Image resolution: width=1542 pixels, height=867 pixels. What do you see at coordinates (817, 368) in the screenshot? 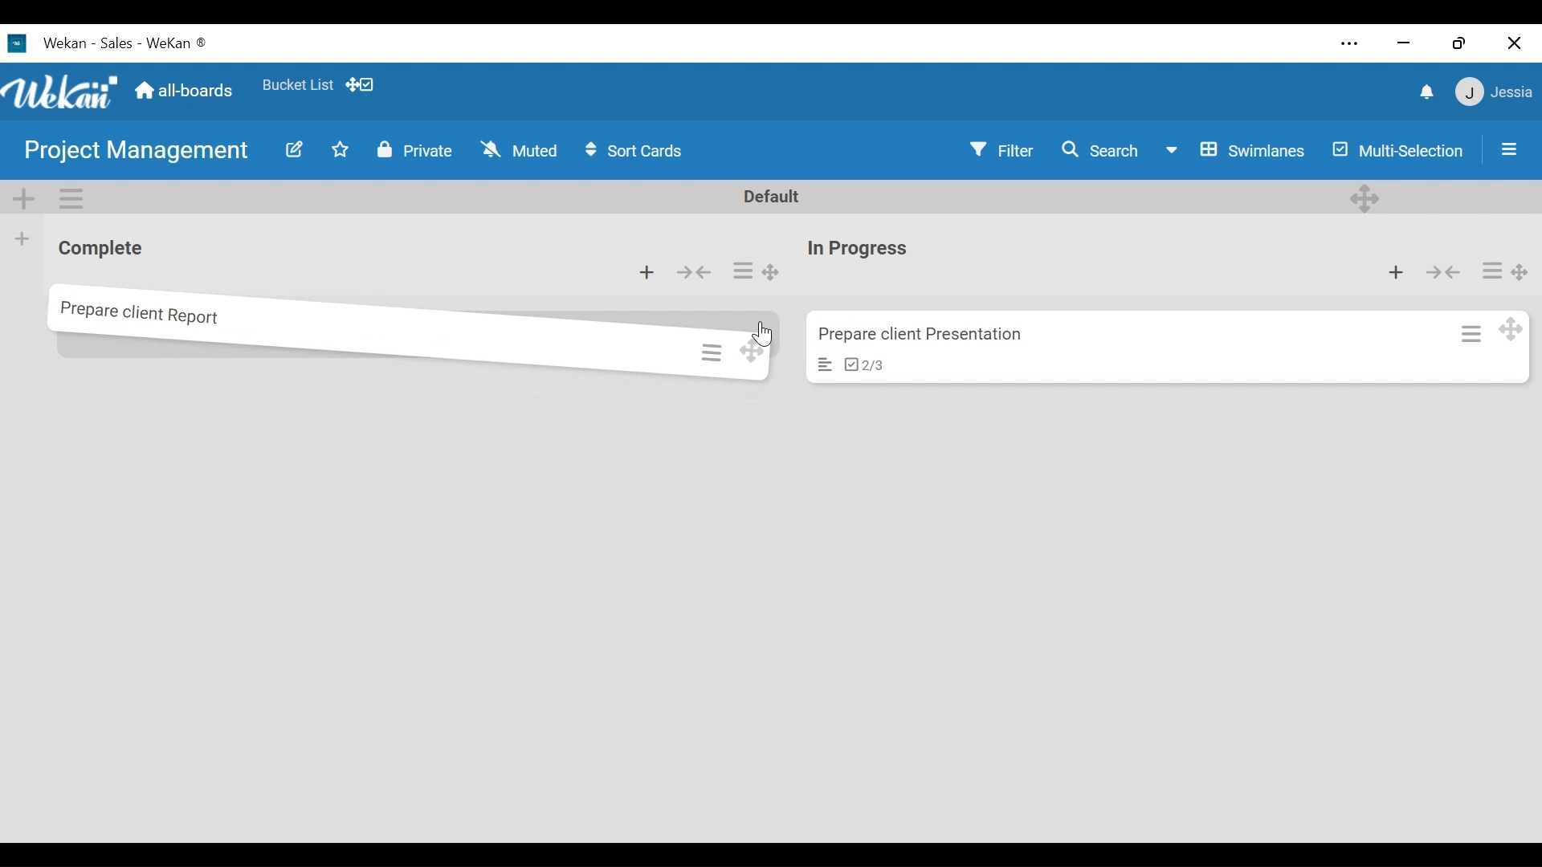
I see `card description` at bounding box center [817, 368].